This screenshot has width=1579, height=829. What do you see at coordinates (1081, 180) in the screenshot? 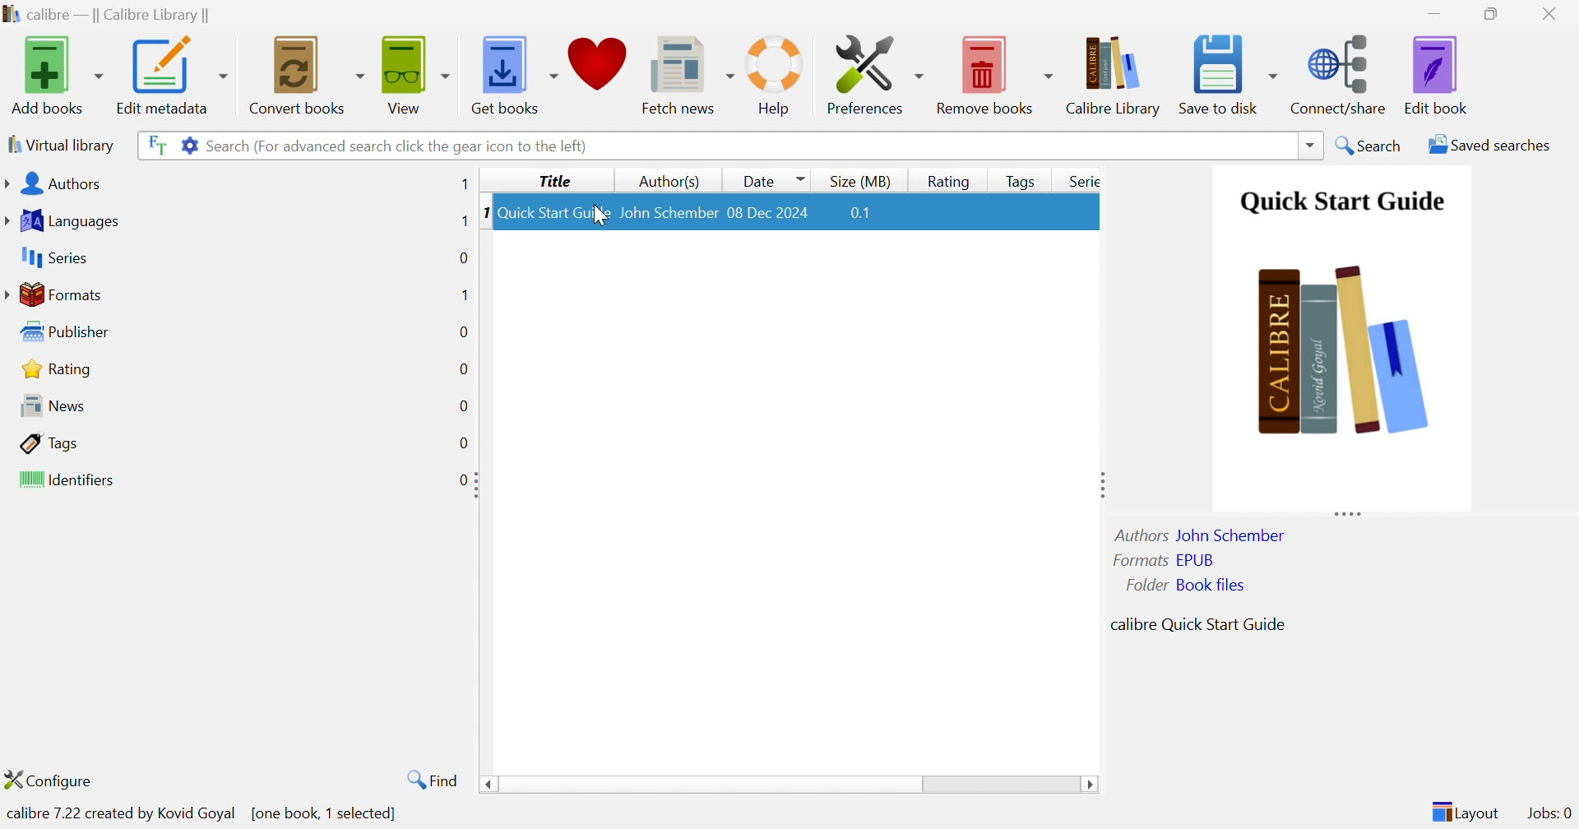
I see `Series` at bounding box center [1081, 180].